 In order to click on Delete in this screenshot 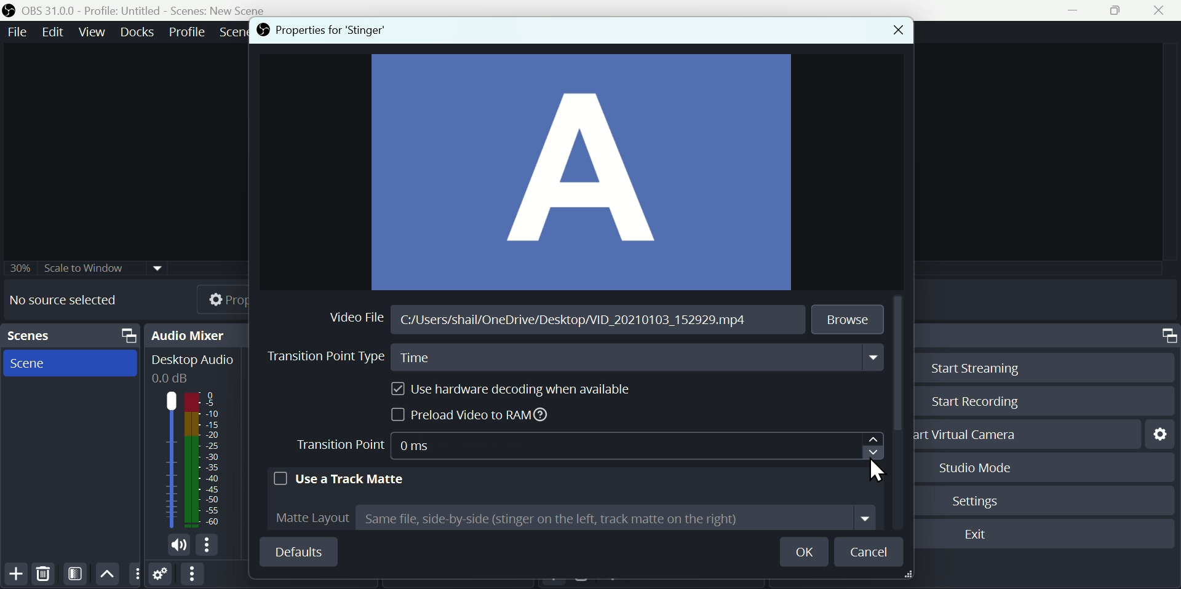, I will do `click(42, 573)`.